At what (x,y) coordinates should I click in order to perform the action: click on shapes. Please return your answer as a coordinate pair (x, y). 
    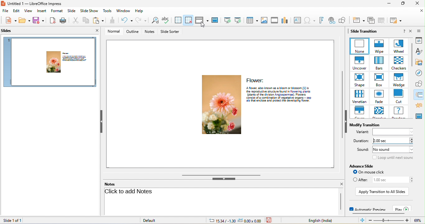
    Looking at the image, I should click on (420, 84).